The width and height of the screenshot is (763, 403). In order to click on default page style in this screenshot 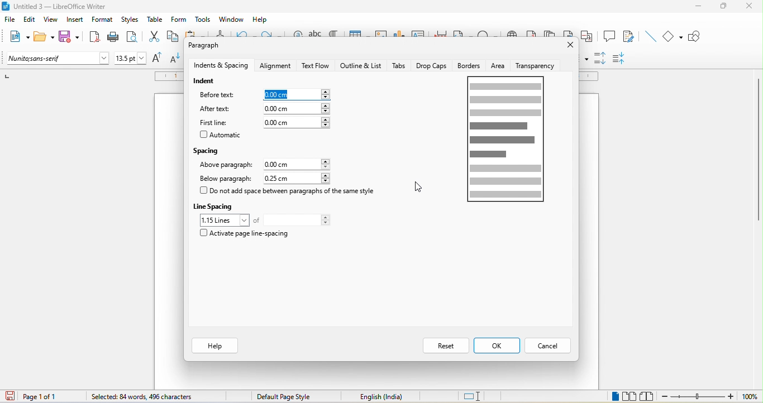, I will do `click(285, 397)`.